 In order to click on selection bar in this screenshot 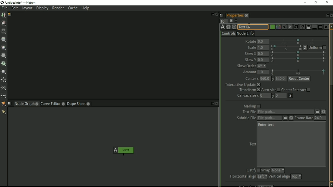, I will do `click(299, 41)`.